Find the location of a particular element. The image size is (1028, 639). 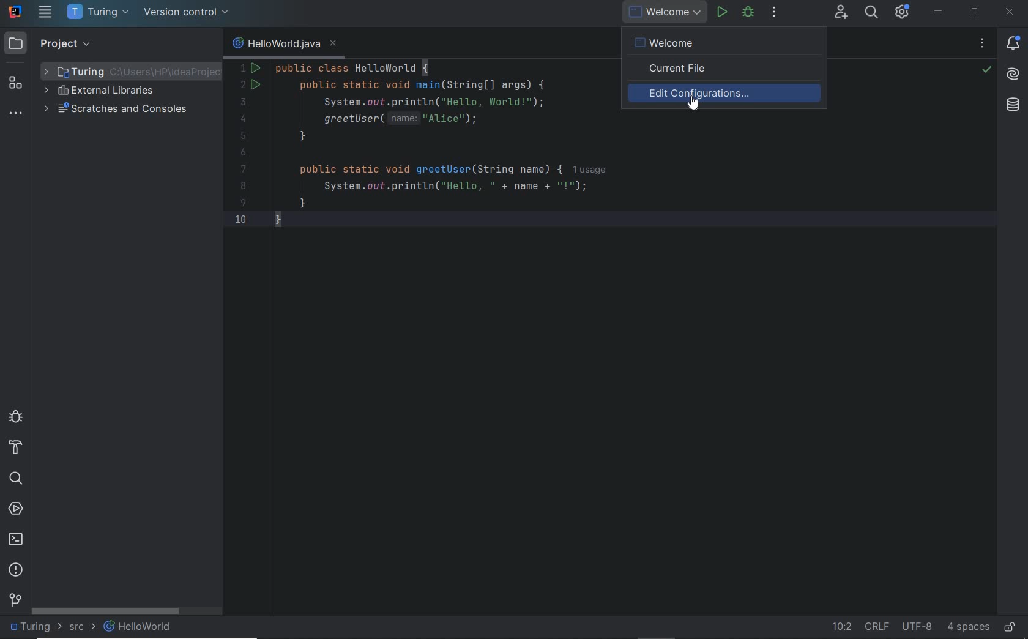

search is located at coordinates (15, 479).